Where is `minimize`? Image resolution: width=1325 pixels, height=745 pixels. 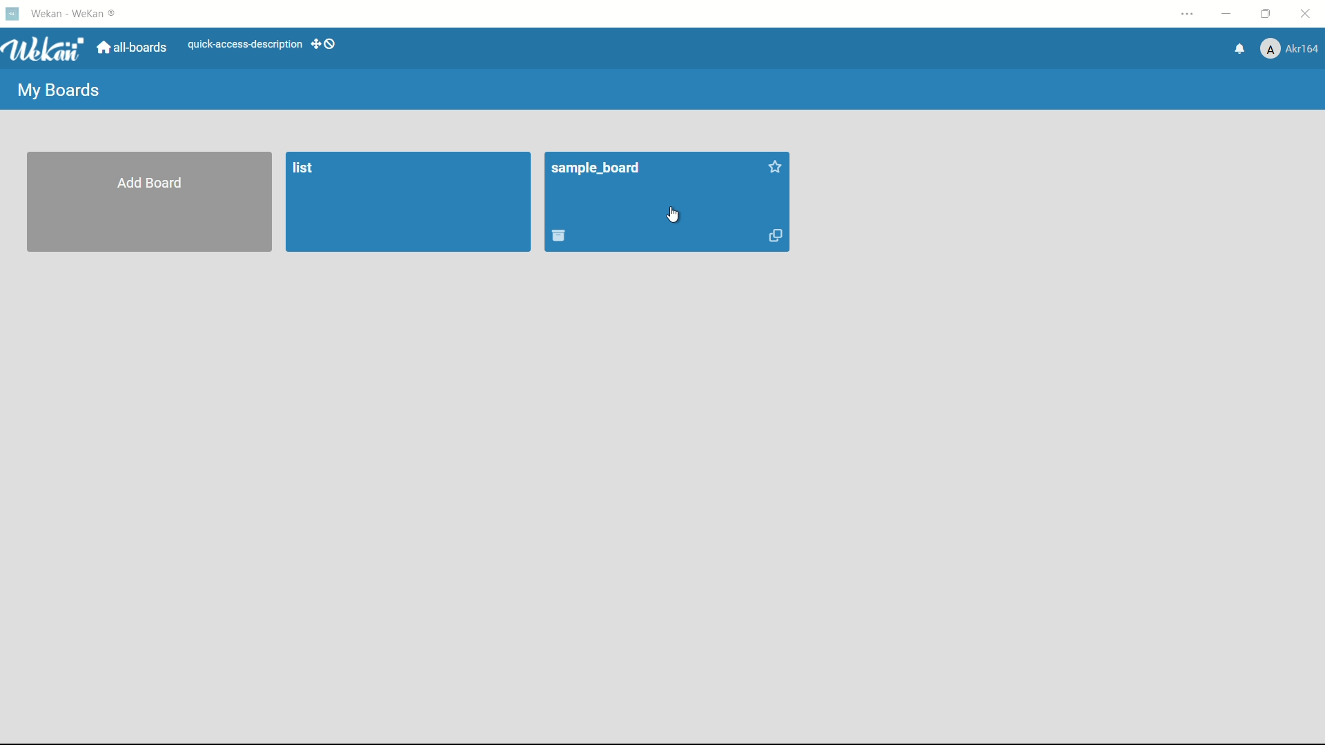
minimize is located at coordinates (1228, 14).